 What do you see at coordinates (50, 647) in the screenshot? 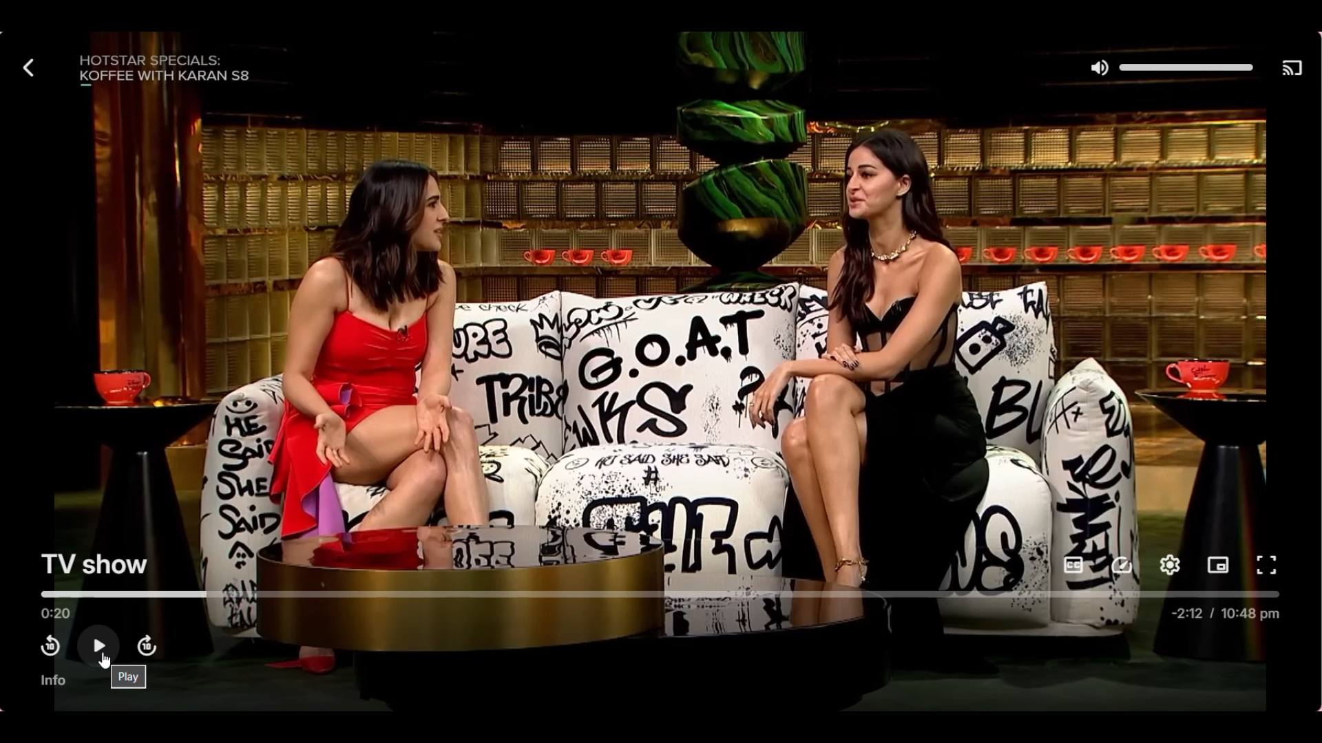
I see `Rewind by 10 seconds` at bounding box center [50, 647].